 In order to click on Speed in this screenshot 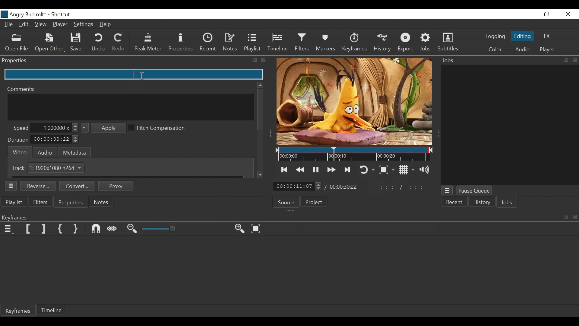, I will do `click(21, 128)`.